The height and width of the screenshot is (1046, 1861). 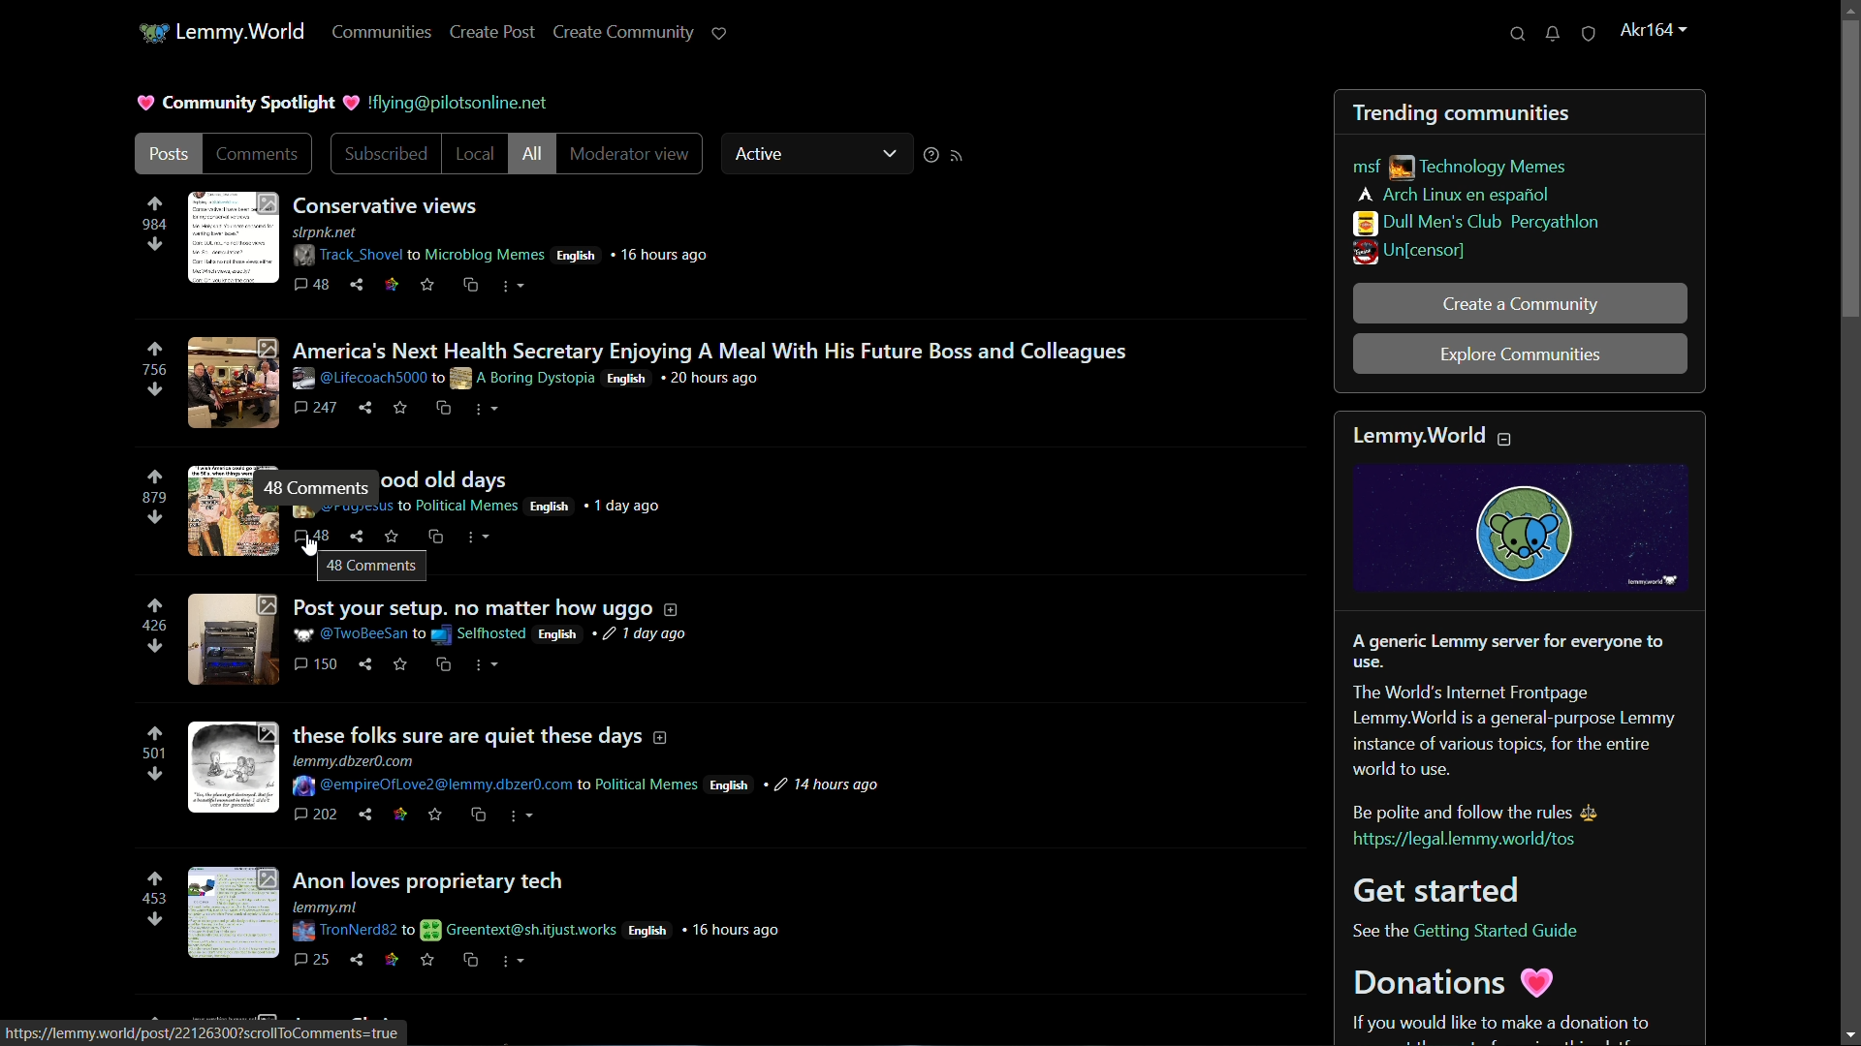 What do you see at coordinates (145, 104) in the screenshot?
I see `heart symbol` at bounding box center [145, 104].